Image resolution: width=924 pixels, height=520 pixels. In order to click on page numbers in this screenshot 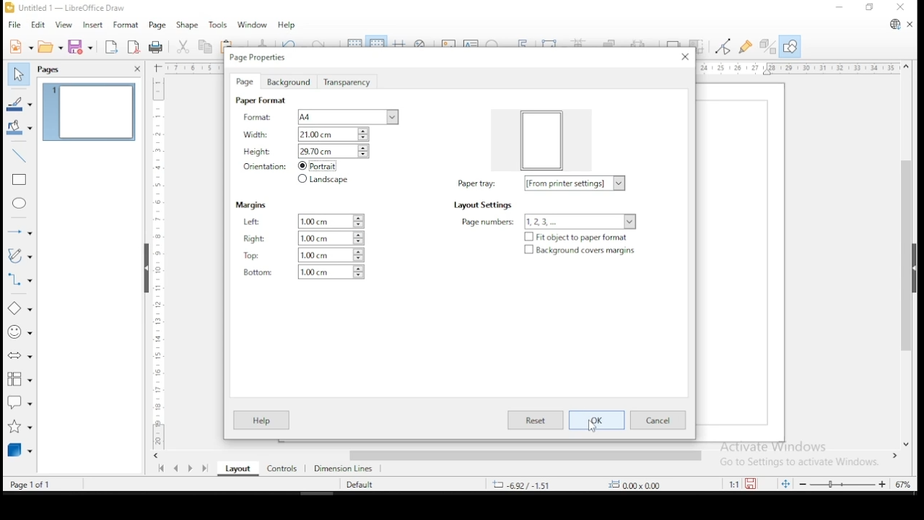, I will do `click(548, 220)`.